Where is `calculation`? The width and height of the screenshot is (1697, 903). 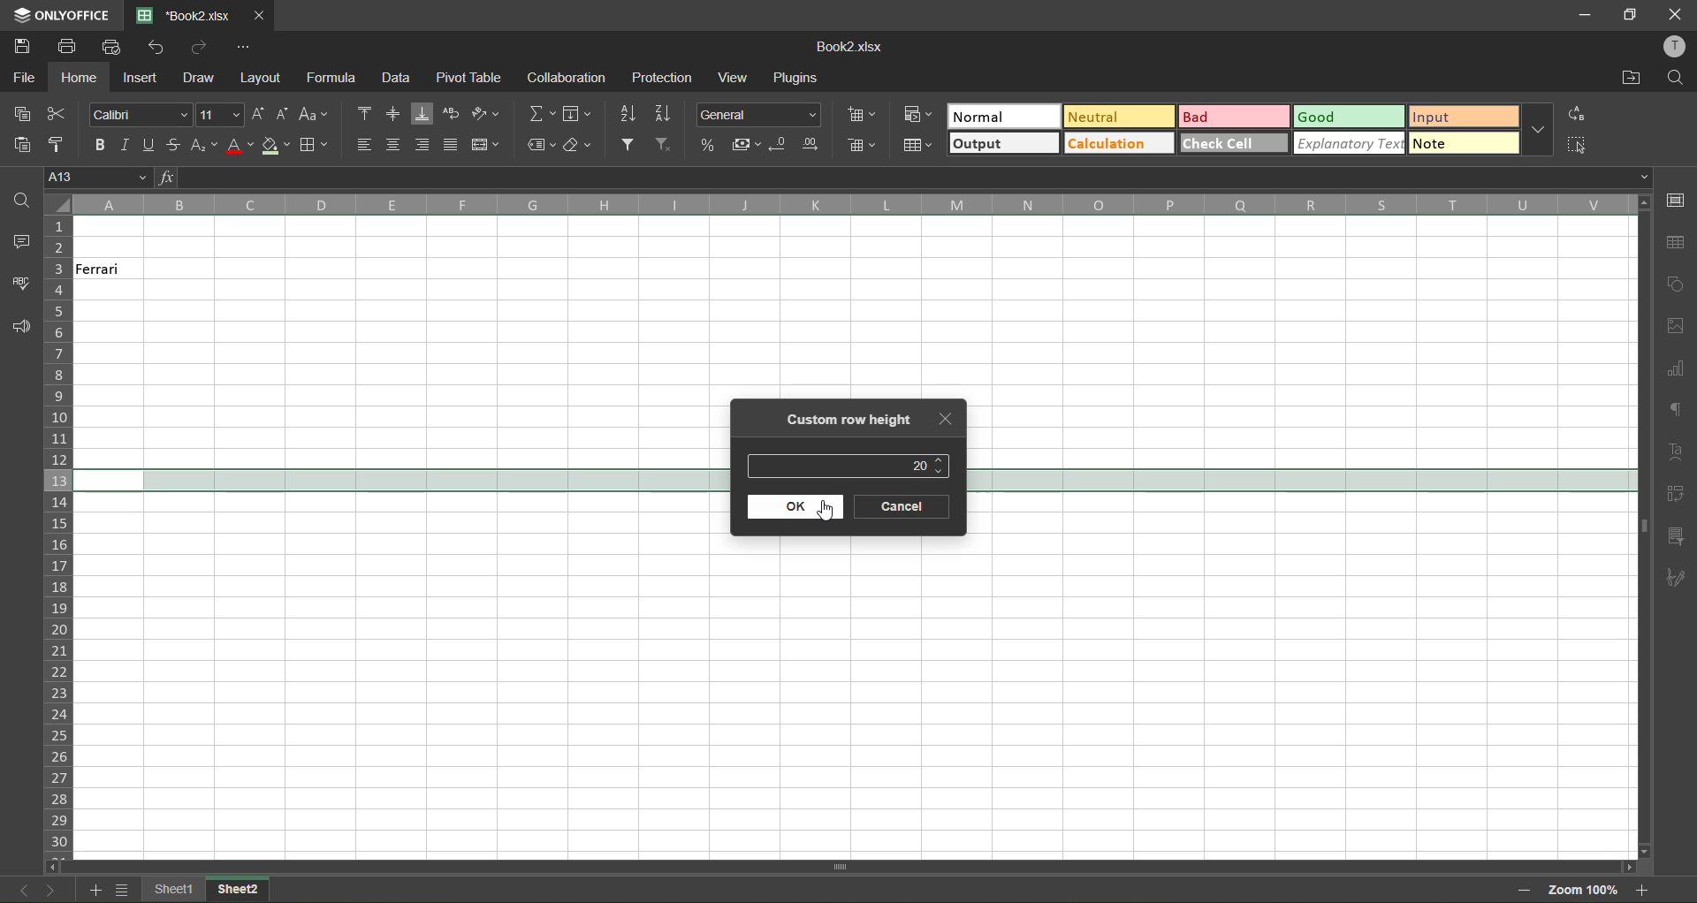 calculation is located at coordinates (1119, 143).